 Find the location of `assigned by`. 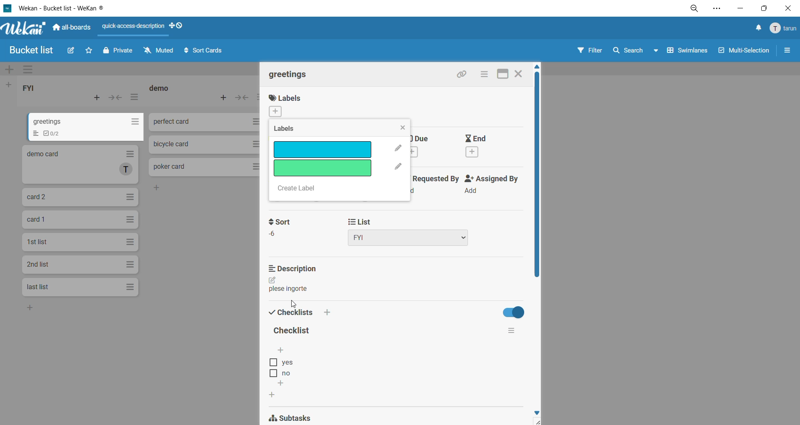

assigned by is located at coordinates (494, 187).